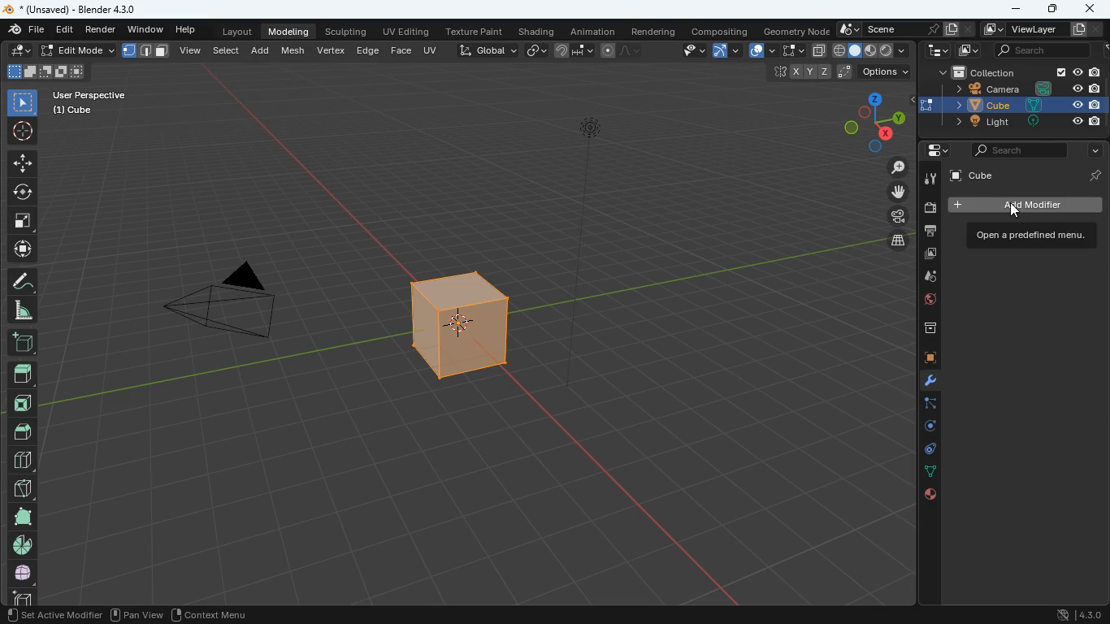 The height and width of the screenshot is (624, 1110). Describe the element at coordinates (228, 53) in the screenshot. I see `select` at that location.